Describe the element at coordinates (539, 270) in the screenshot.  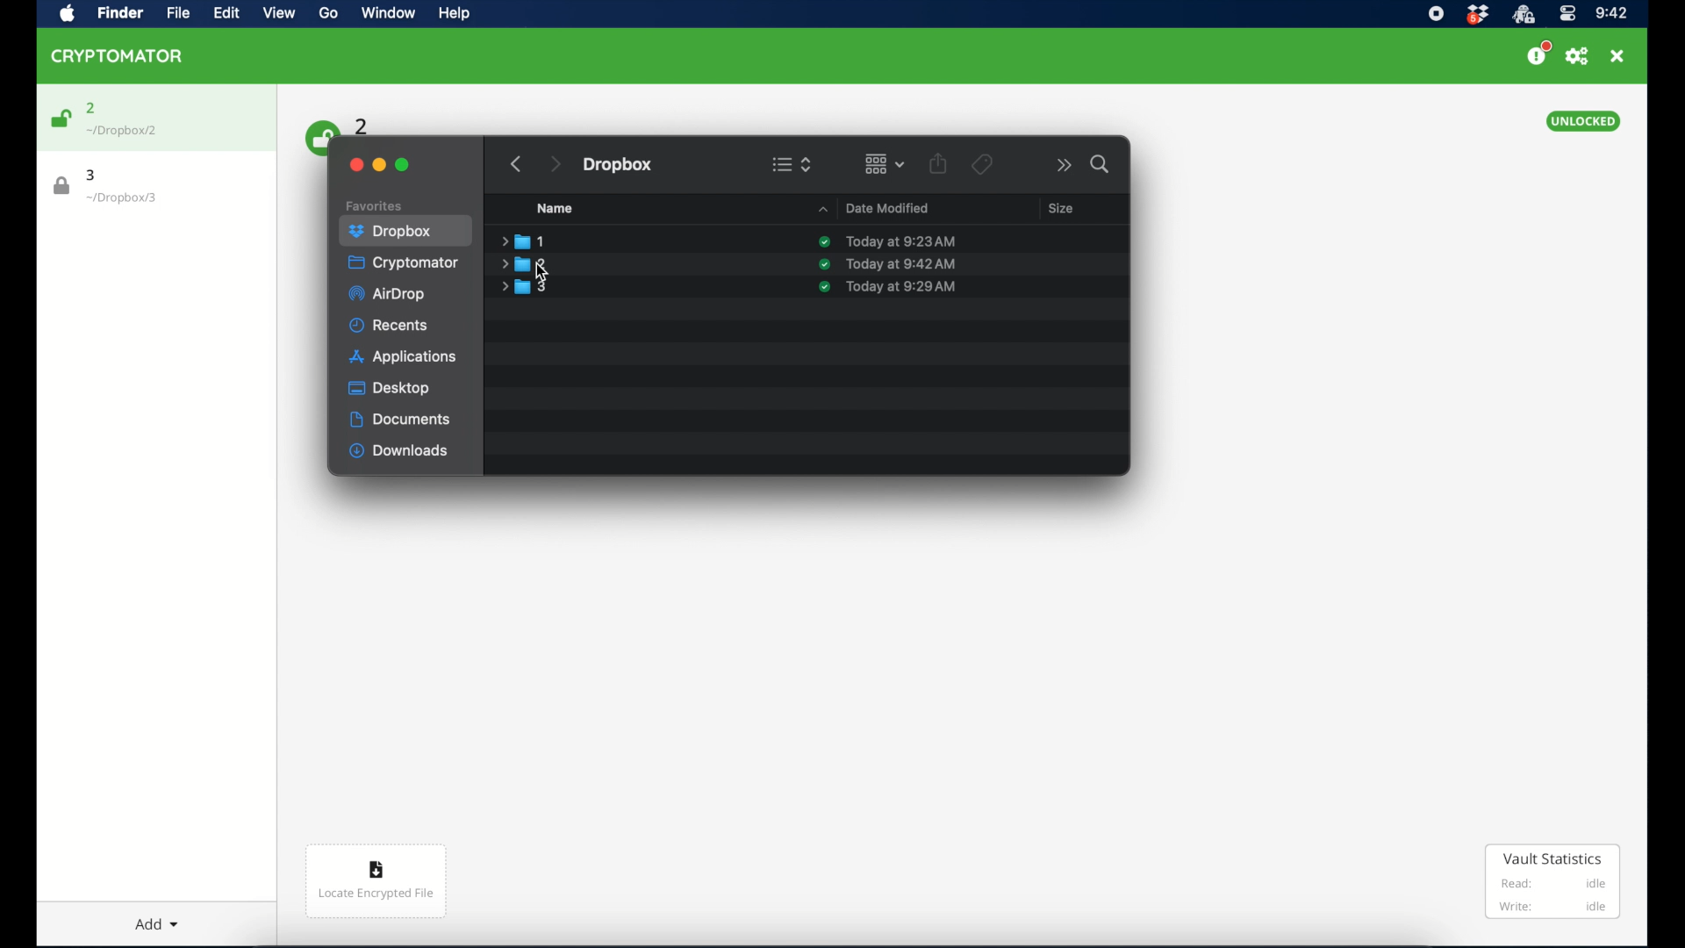
I see `cursor` at that location.